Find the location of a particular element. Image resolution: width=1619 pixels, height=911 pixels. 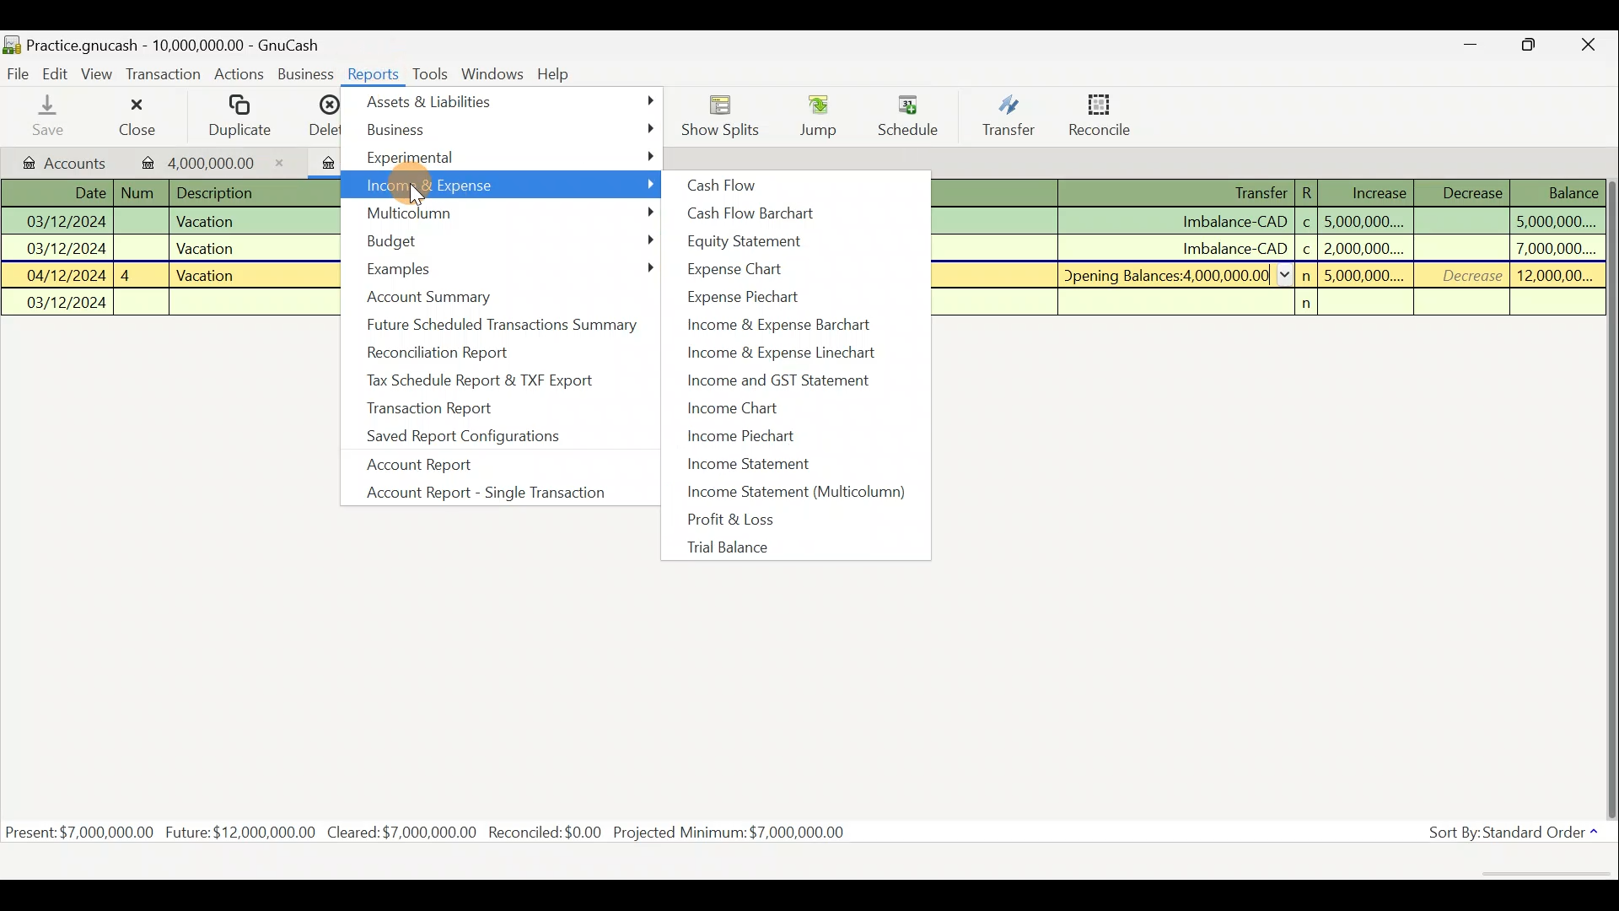

Account report is located at coordinates (423, 466).